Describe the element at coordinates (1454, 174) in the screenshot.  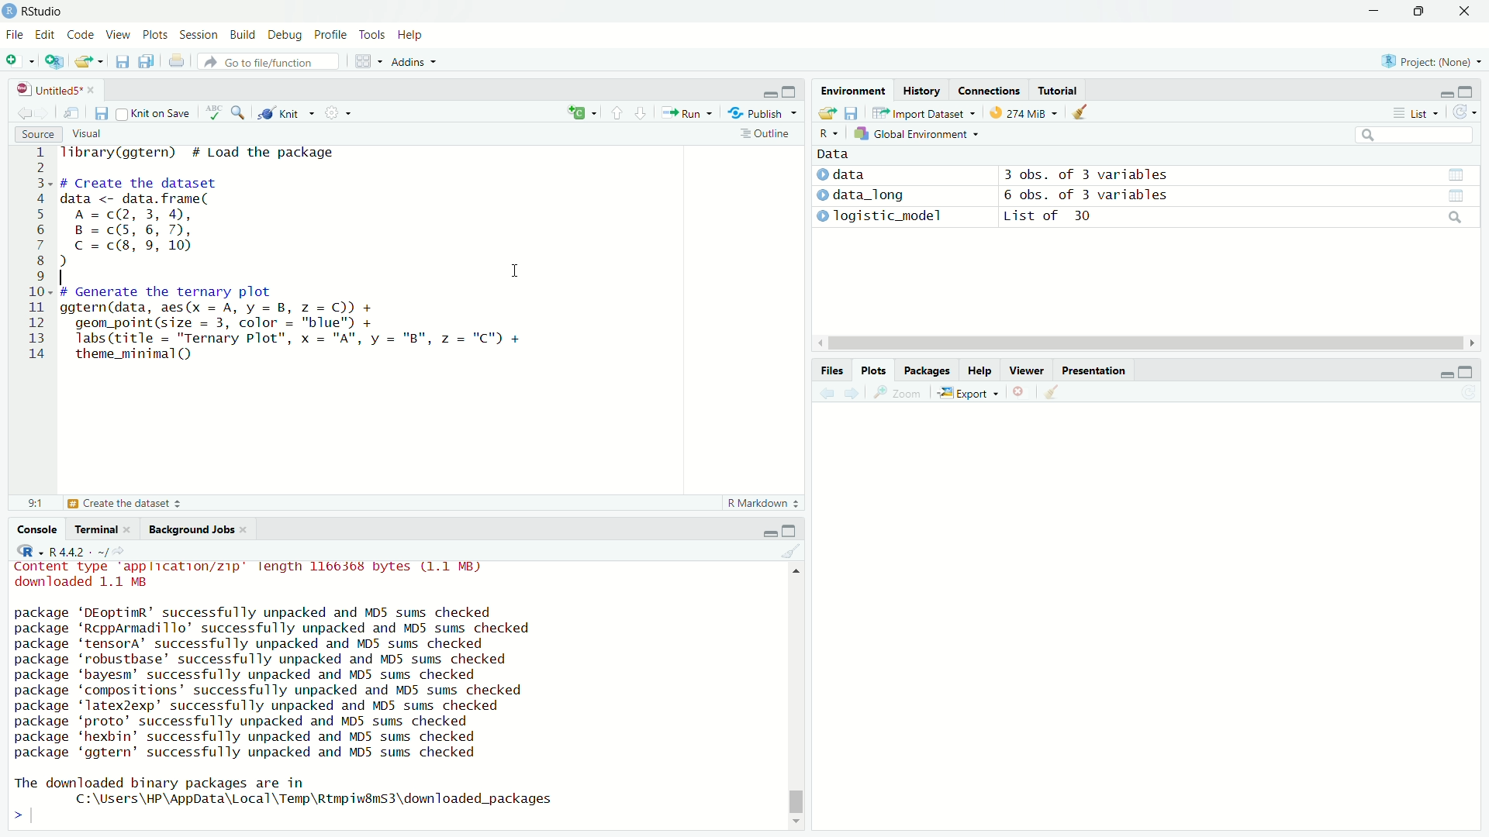
I see `view` at that location.